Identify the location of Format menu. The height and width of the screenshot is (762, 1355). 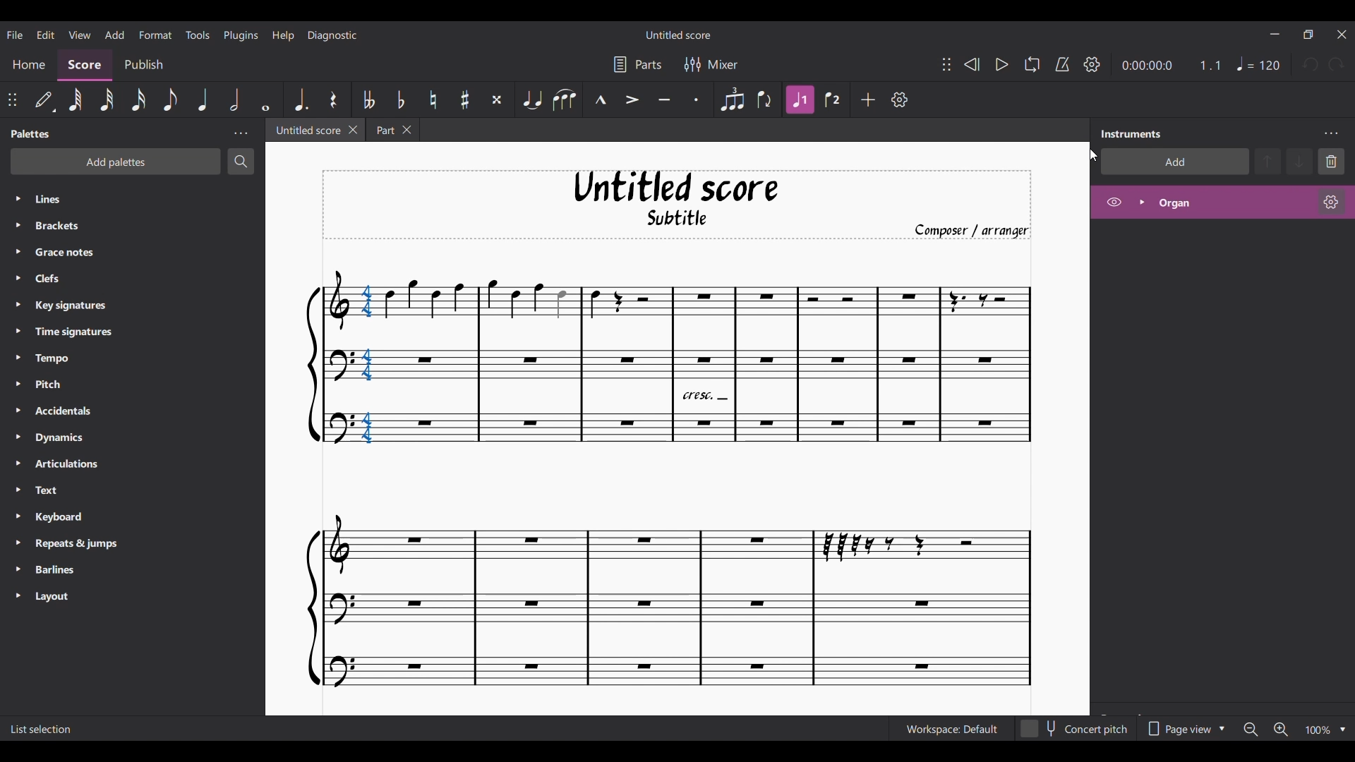
(155, 35).